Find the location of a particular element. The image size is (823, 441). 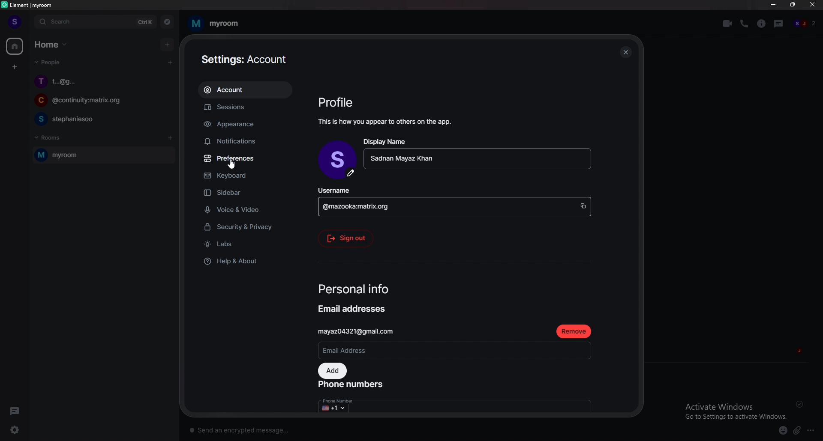

 is located at coordinates (339, 405).